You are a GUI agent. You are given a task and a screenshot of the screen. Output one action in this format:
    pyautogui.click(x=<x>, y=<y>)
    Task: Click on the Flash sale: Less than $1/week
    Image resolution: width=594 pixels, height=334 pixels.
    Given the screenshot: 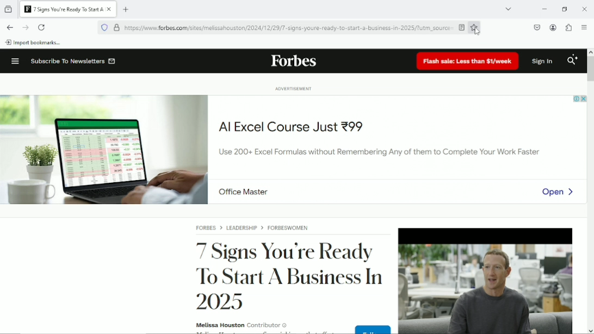 What is the action you would take?
    pyautogui.click(x=467, y=61)
    